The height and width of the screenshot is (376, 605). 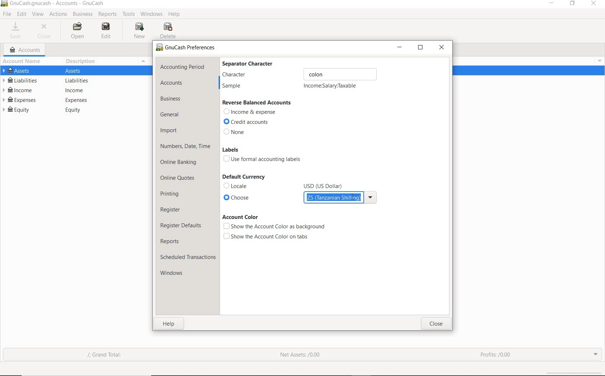 I want to click on profits, so click(x=496, y=353).